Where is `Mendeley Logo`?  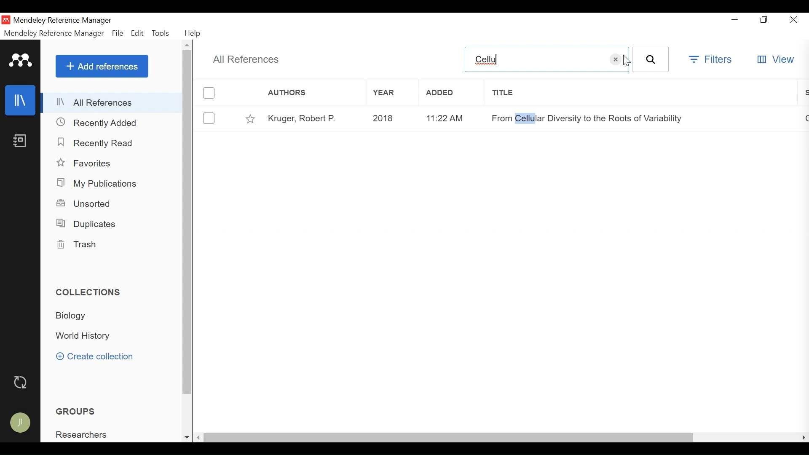
Mendeley Logo is located at coordinates (21, 61).